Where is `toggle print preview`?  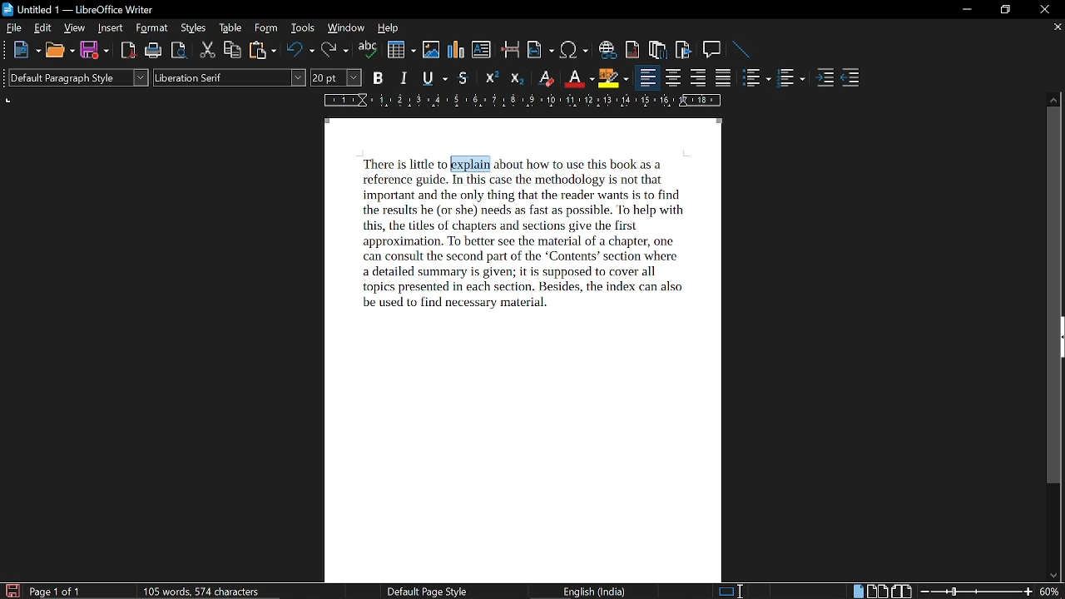
toggle print preview is located at coordinates (180, 52).